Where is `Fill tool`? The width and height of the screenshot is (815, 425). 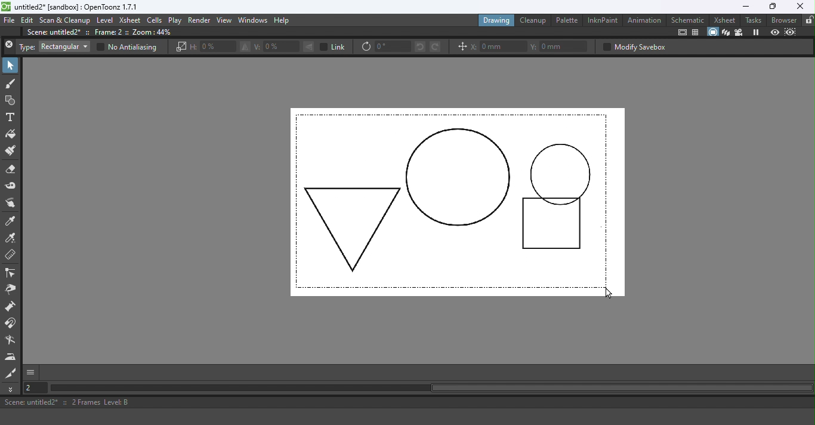
Fill tool is located at coordinates (11, 134).